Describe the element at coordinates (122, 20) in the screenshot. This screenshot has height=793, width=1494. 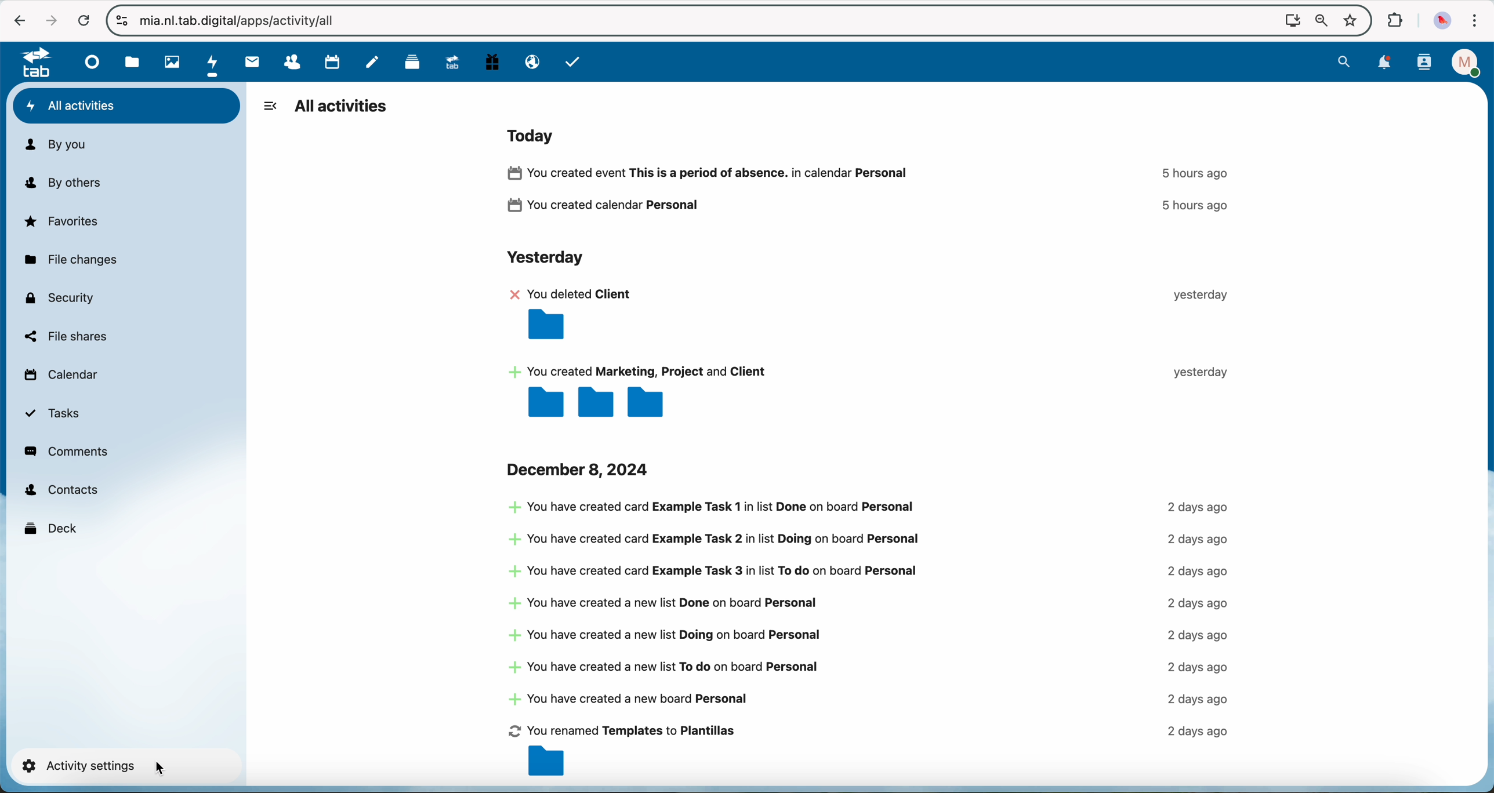
I see `controls` at that location.